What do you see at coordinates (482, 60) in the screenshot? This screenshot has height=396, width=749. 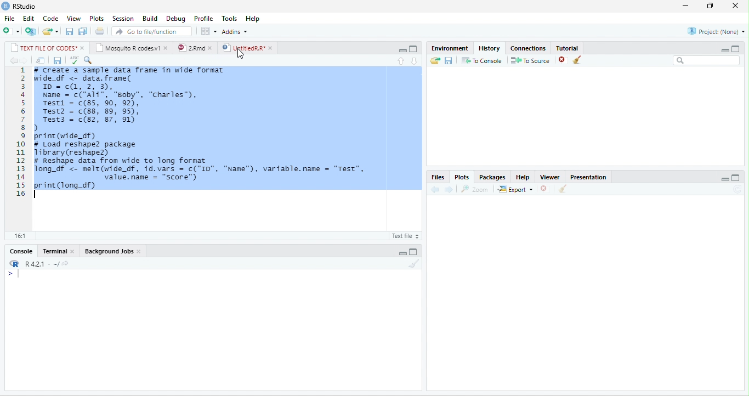 I see `To Console` at bounding box center [482, 60].